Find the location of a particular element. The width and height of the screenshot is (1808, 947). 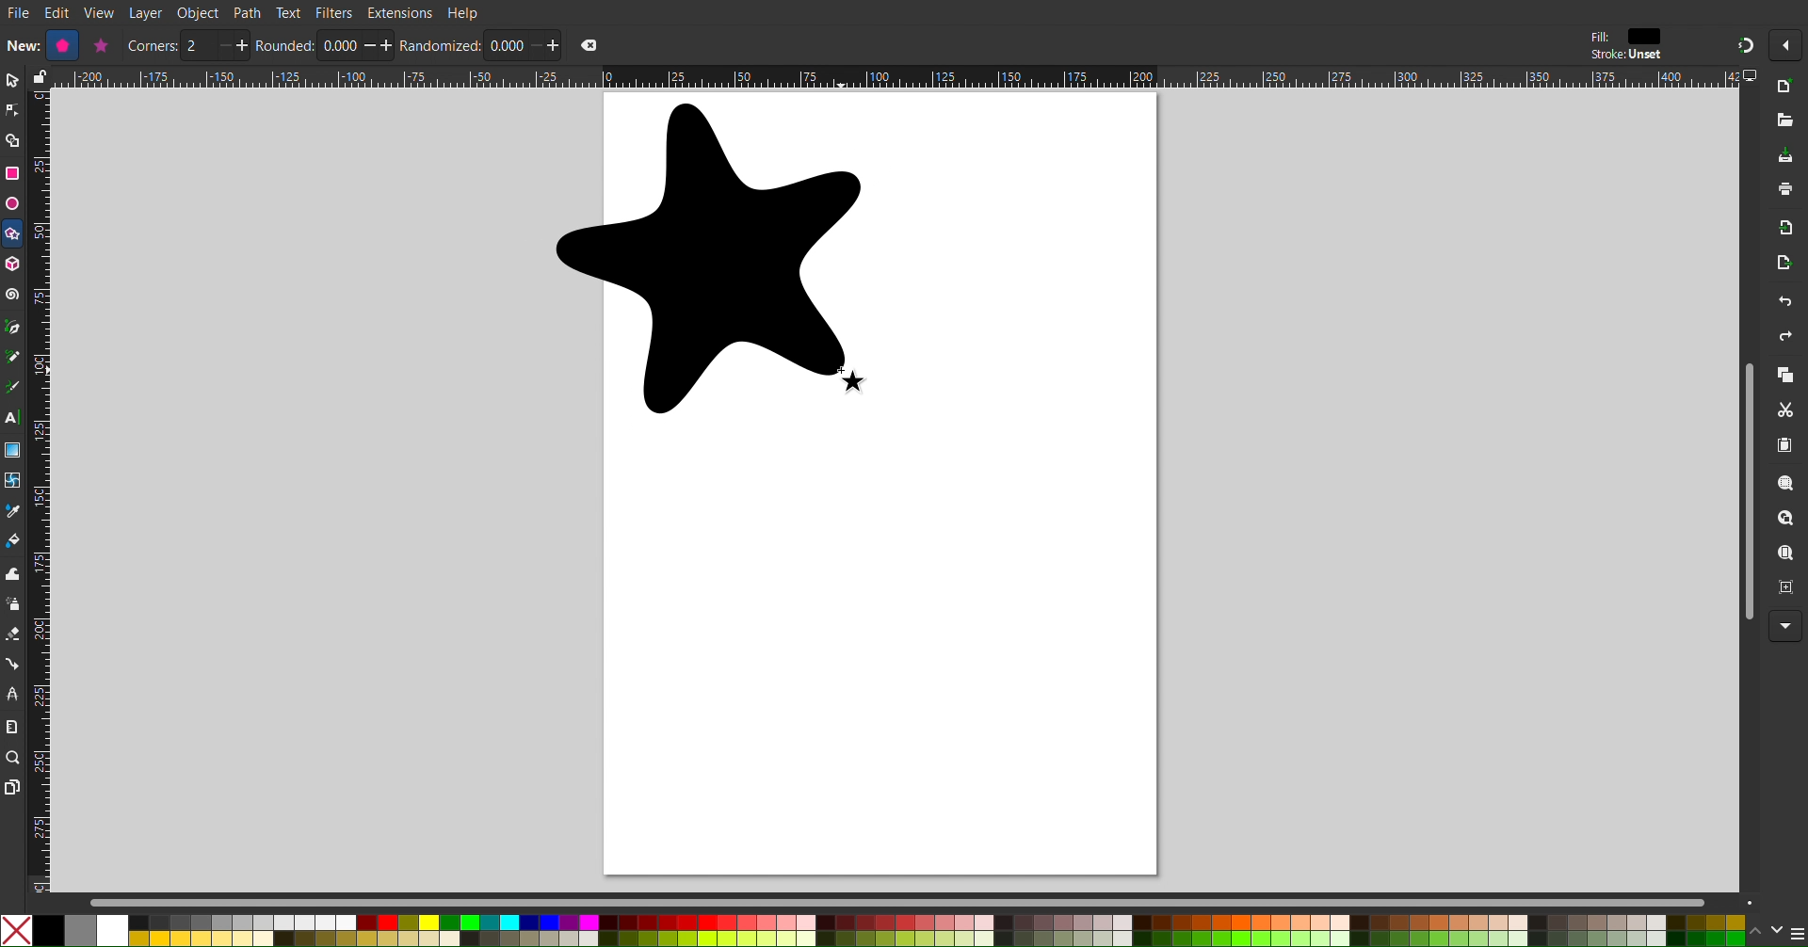

Path is located at coordinates (248, 12).